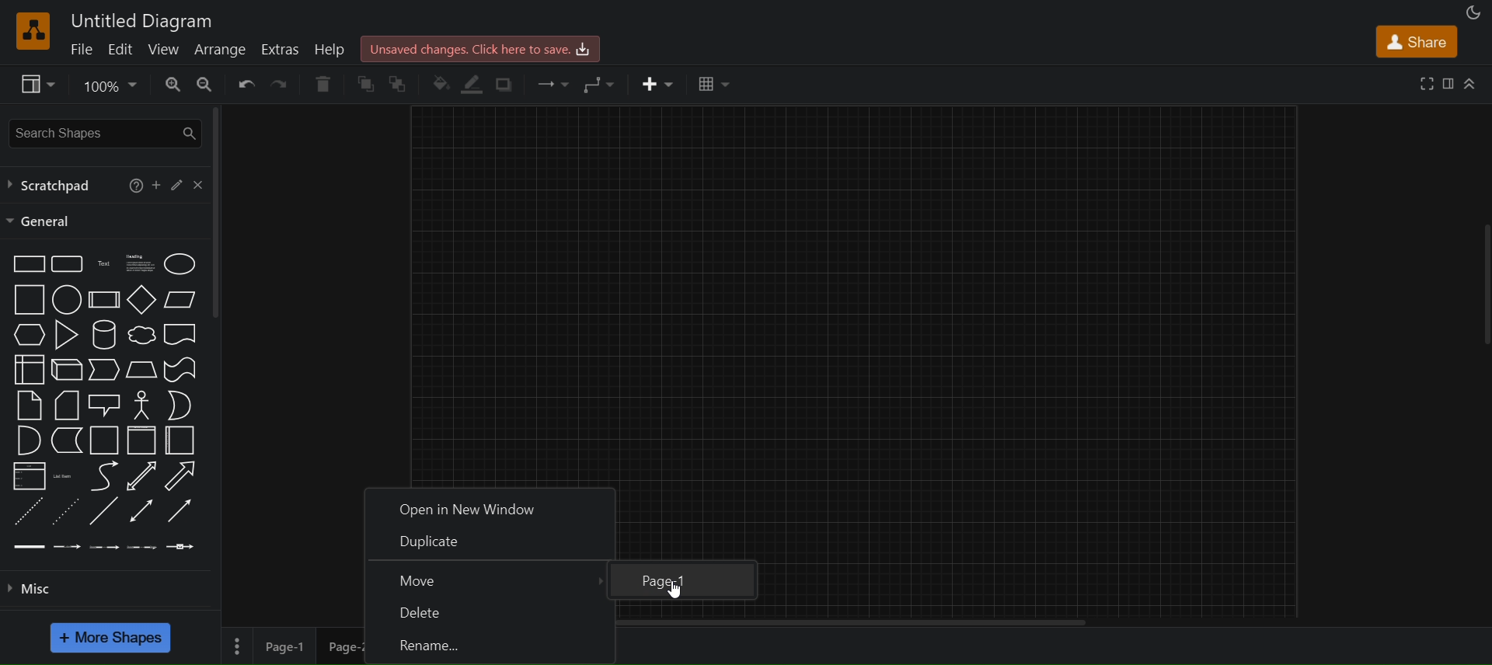 This screenshot has width=1492, height=665. I want to click on triangle, so click(68, 334).